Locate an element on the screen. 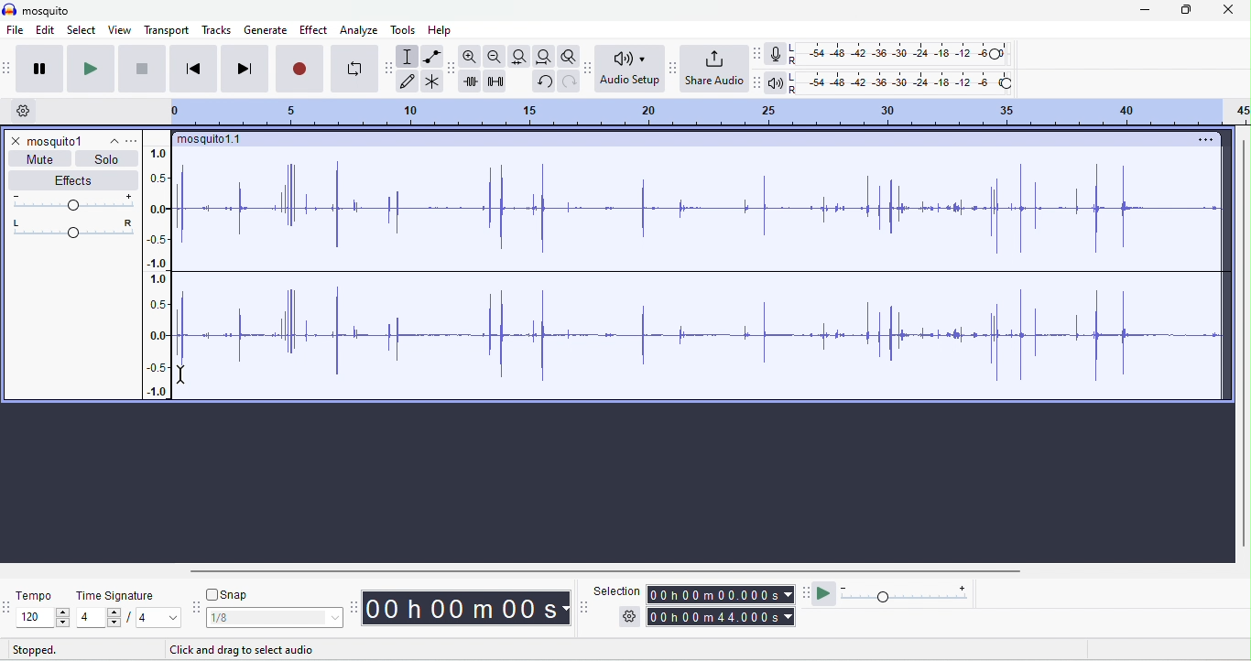  time signature is located at coordinates (116, 595).